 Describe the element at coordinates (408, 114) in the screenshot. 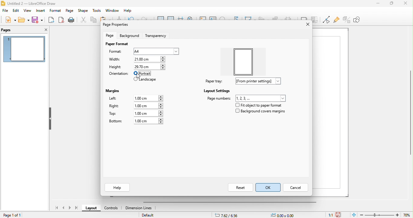

I see `vertical slider` at that location.